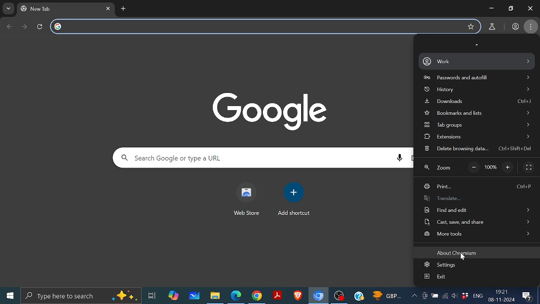 The height and width of the screenshot is (304, 540). I want to click on Minimize, so click(491, 8).